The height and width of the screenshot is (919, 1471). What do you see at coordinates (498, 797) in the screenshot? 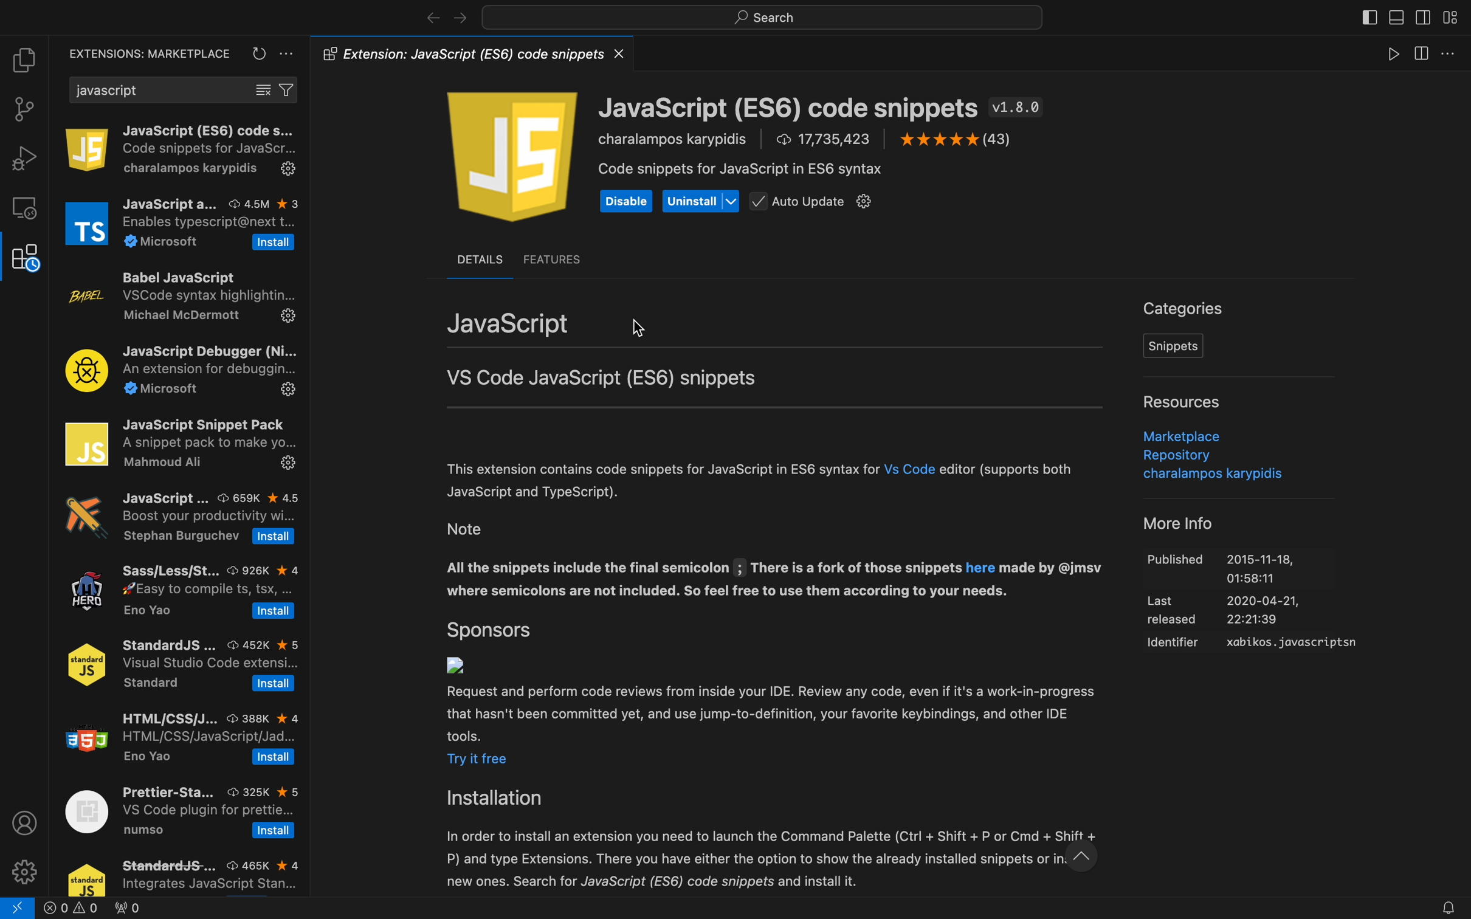
I see `Installation` at bounding box center [498, 797].